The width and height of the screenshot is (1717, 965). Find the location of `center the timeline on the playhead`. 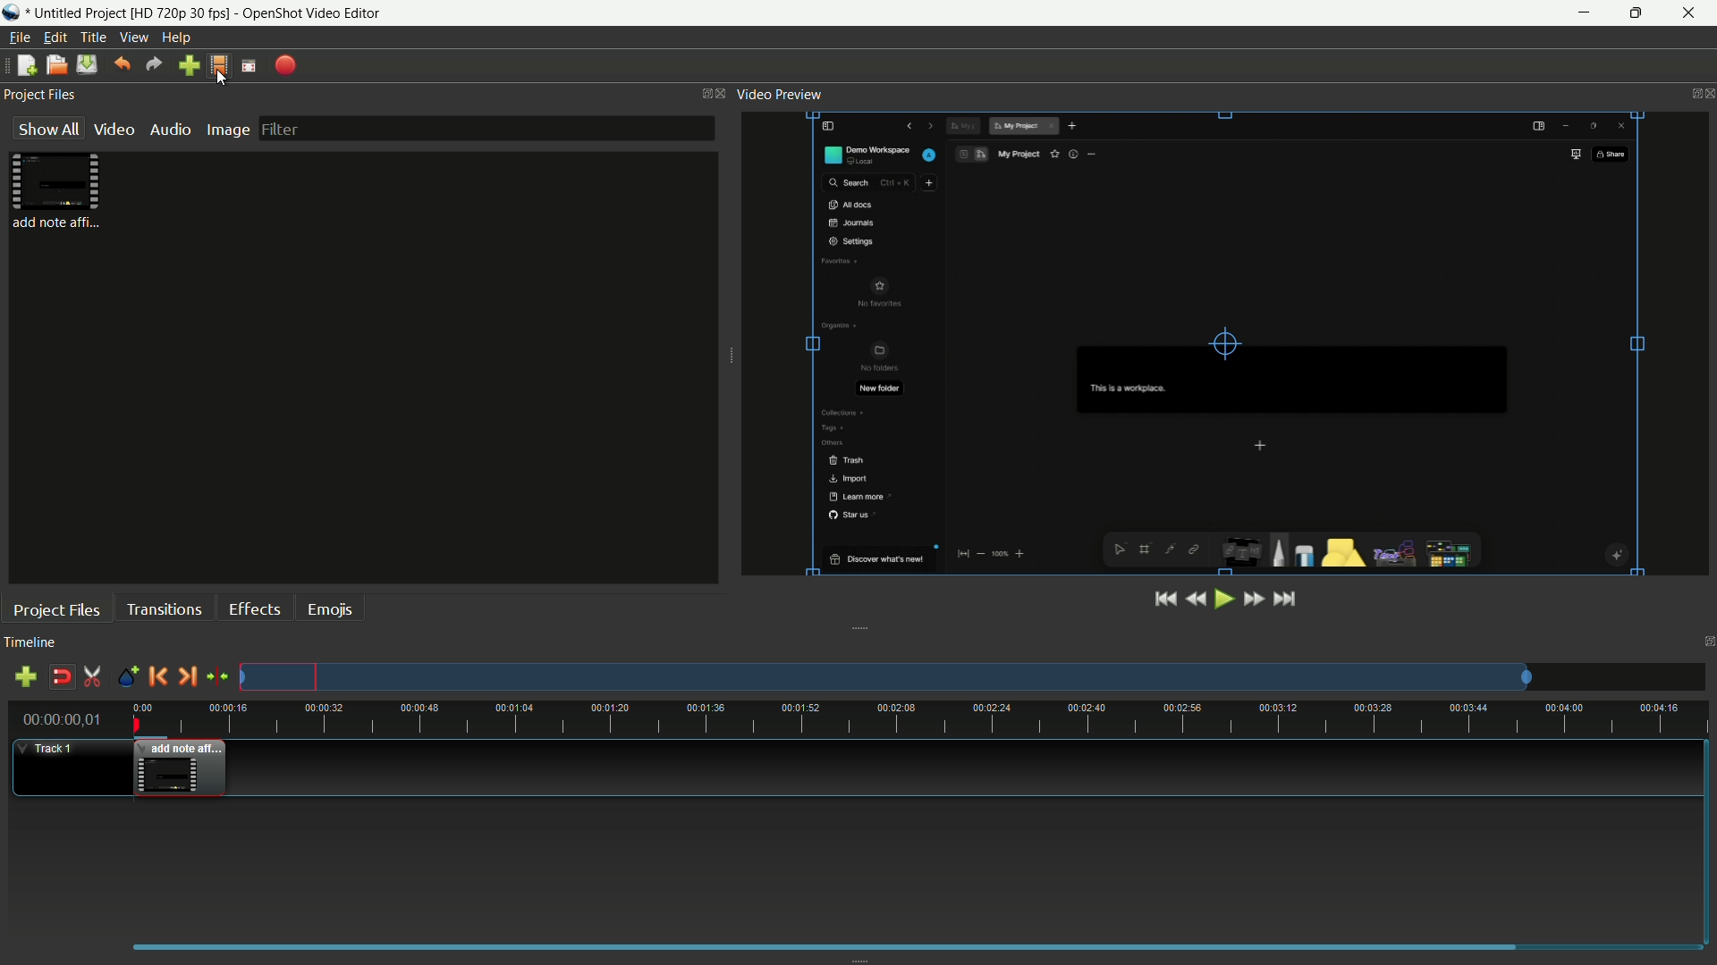

center the timeline on the playhead is located at coordinates (218, 677).